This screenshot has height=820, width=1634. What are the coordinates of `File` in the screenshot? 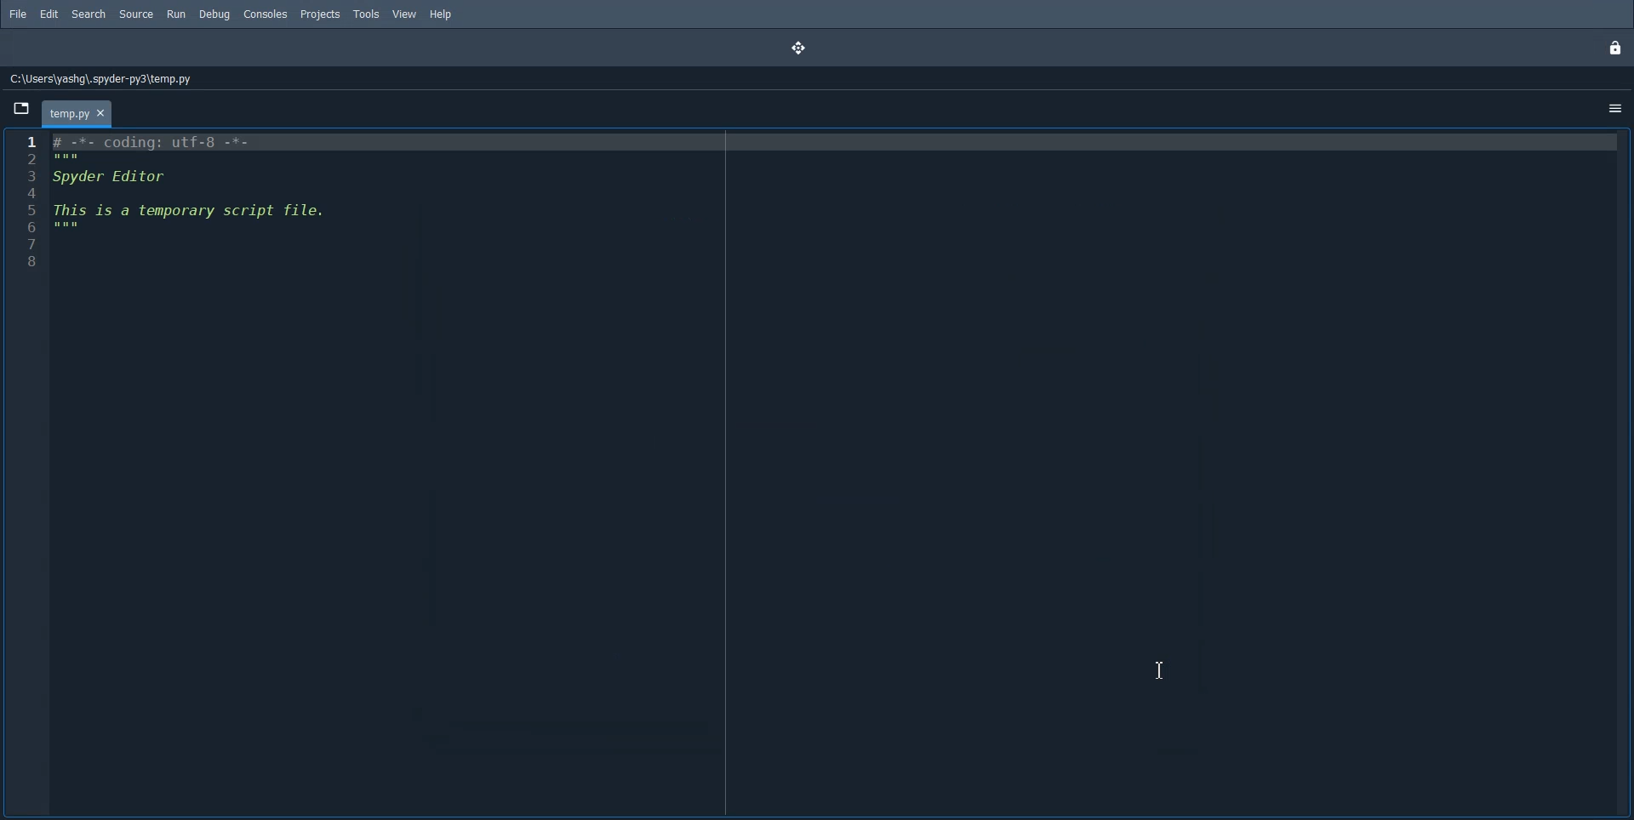 It's located at (18, 14).